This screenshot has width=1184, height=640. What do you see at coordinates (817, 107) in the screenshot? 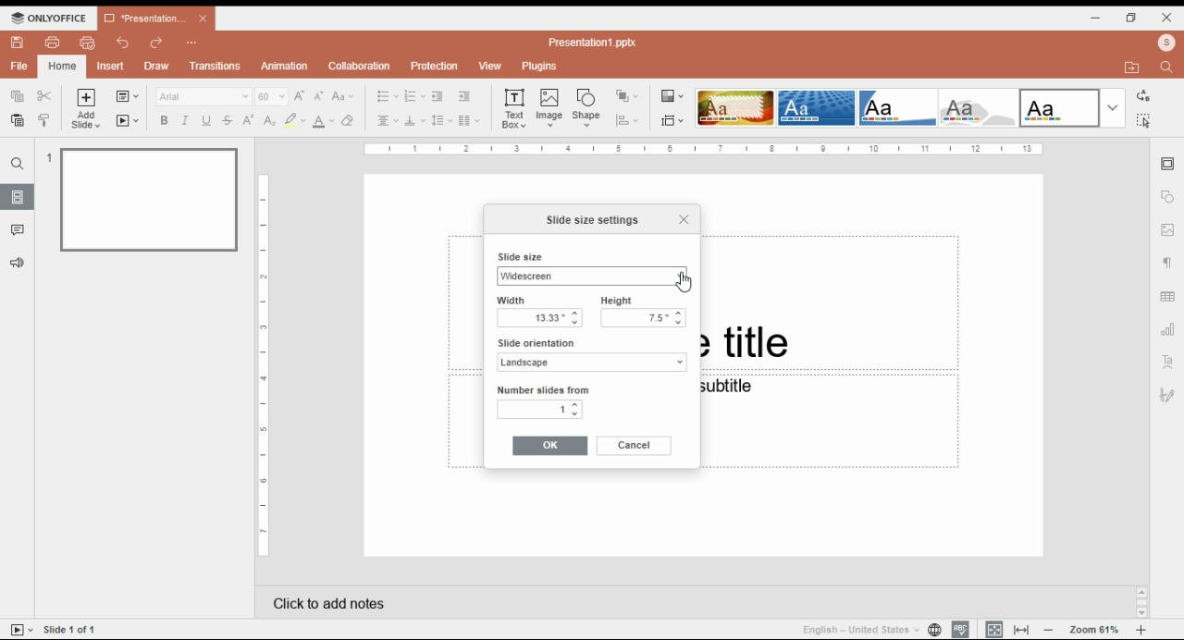
I see `slide them option` at bounding box center [817, 107].